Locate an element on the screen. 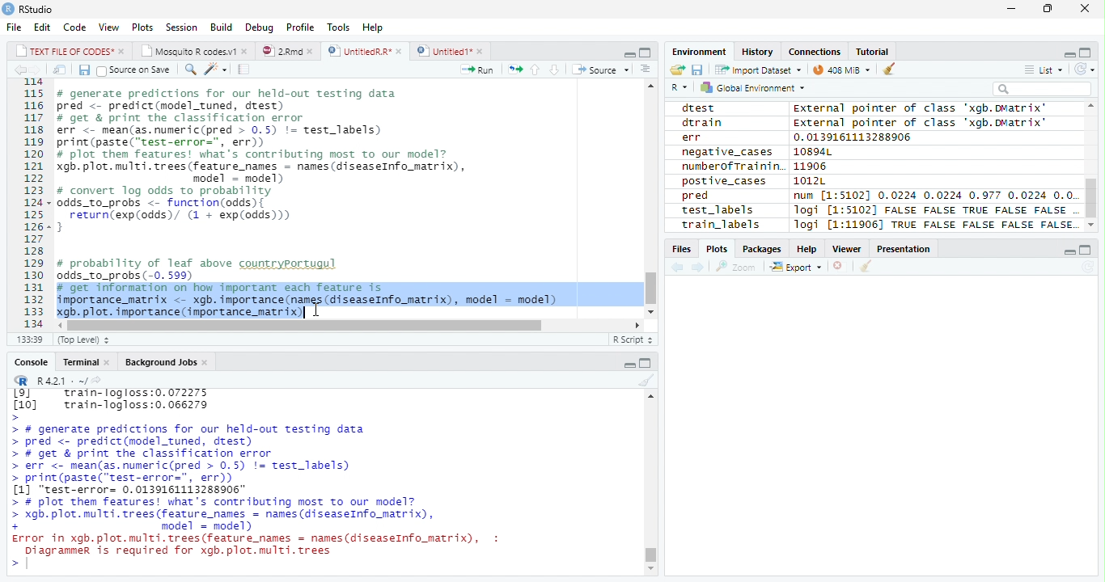 The width and height of the screenshot is (1105, 582). Cursor is located at coordinates (317, 310).